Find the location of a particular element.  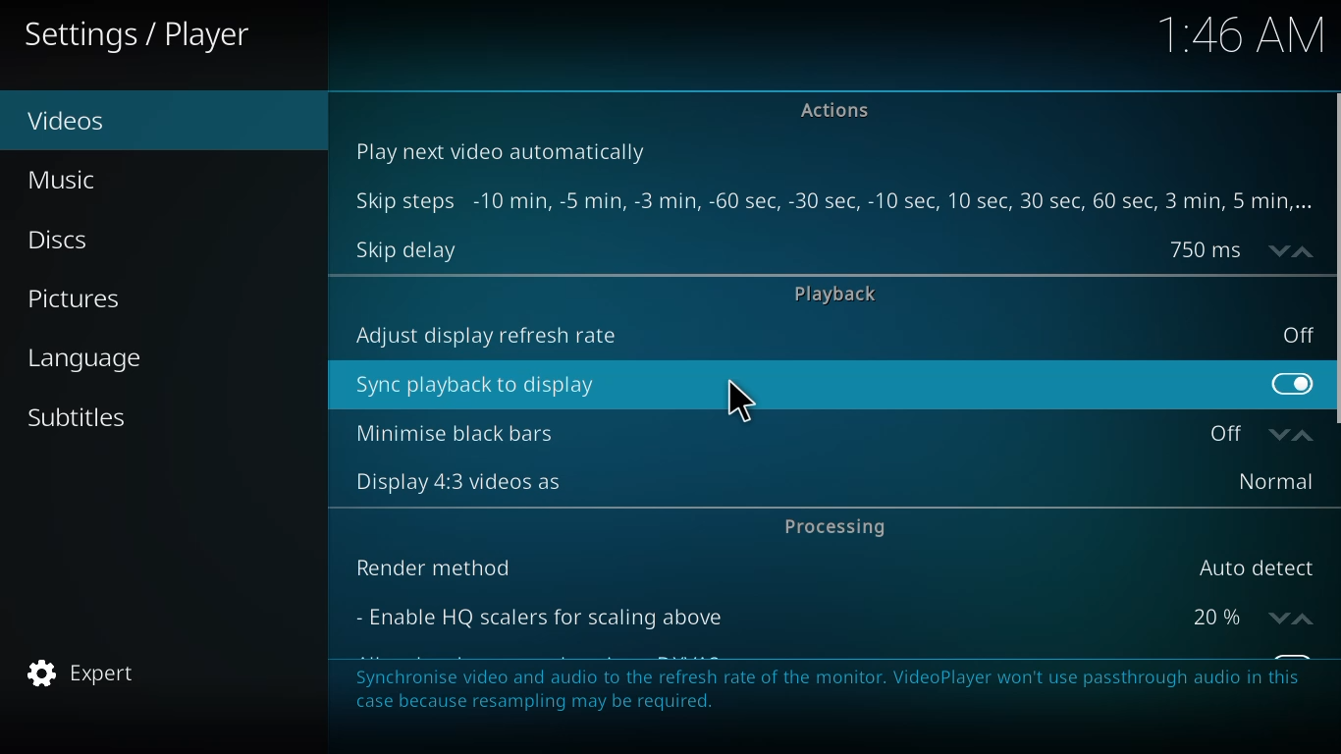

time is located at coordinates (1236, 33).